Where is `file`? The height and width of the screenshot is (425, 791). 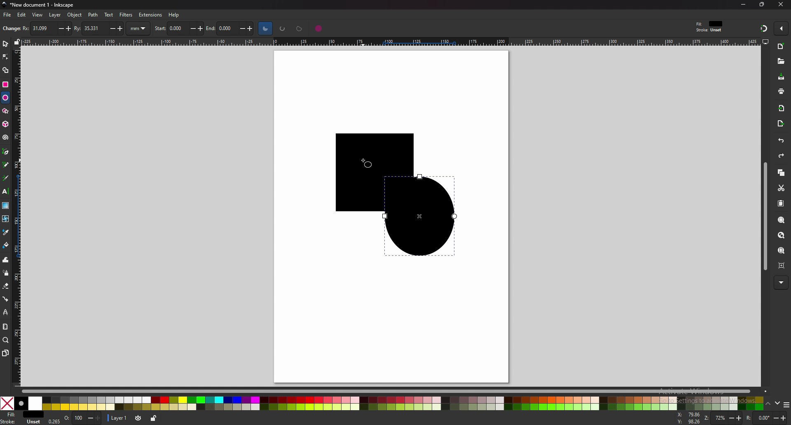
file is located at coordinates (8, 15).